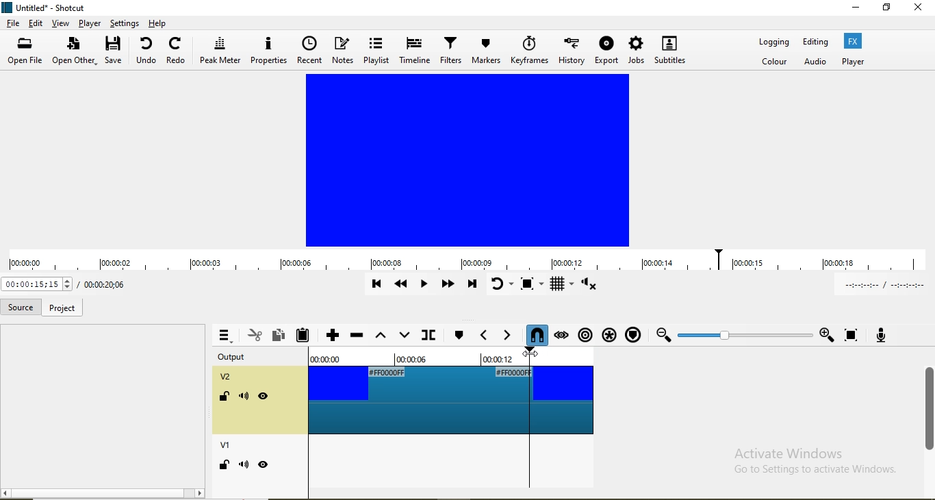 The height and width of the screenshot is (500, 935). What do you see at coordinates (663, 334) in the screenshot?
I see `Zoom out` at bounding box center [663, 334].